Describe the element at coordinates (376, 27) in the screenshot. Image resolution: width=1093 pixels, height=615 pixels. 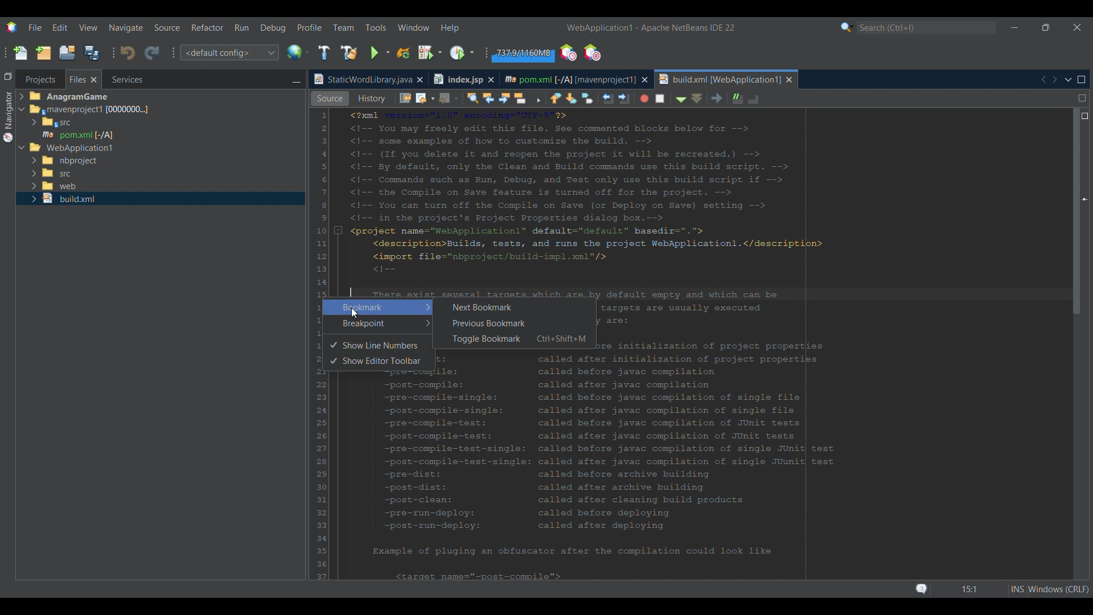
I see `Tools menu` at that location.